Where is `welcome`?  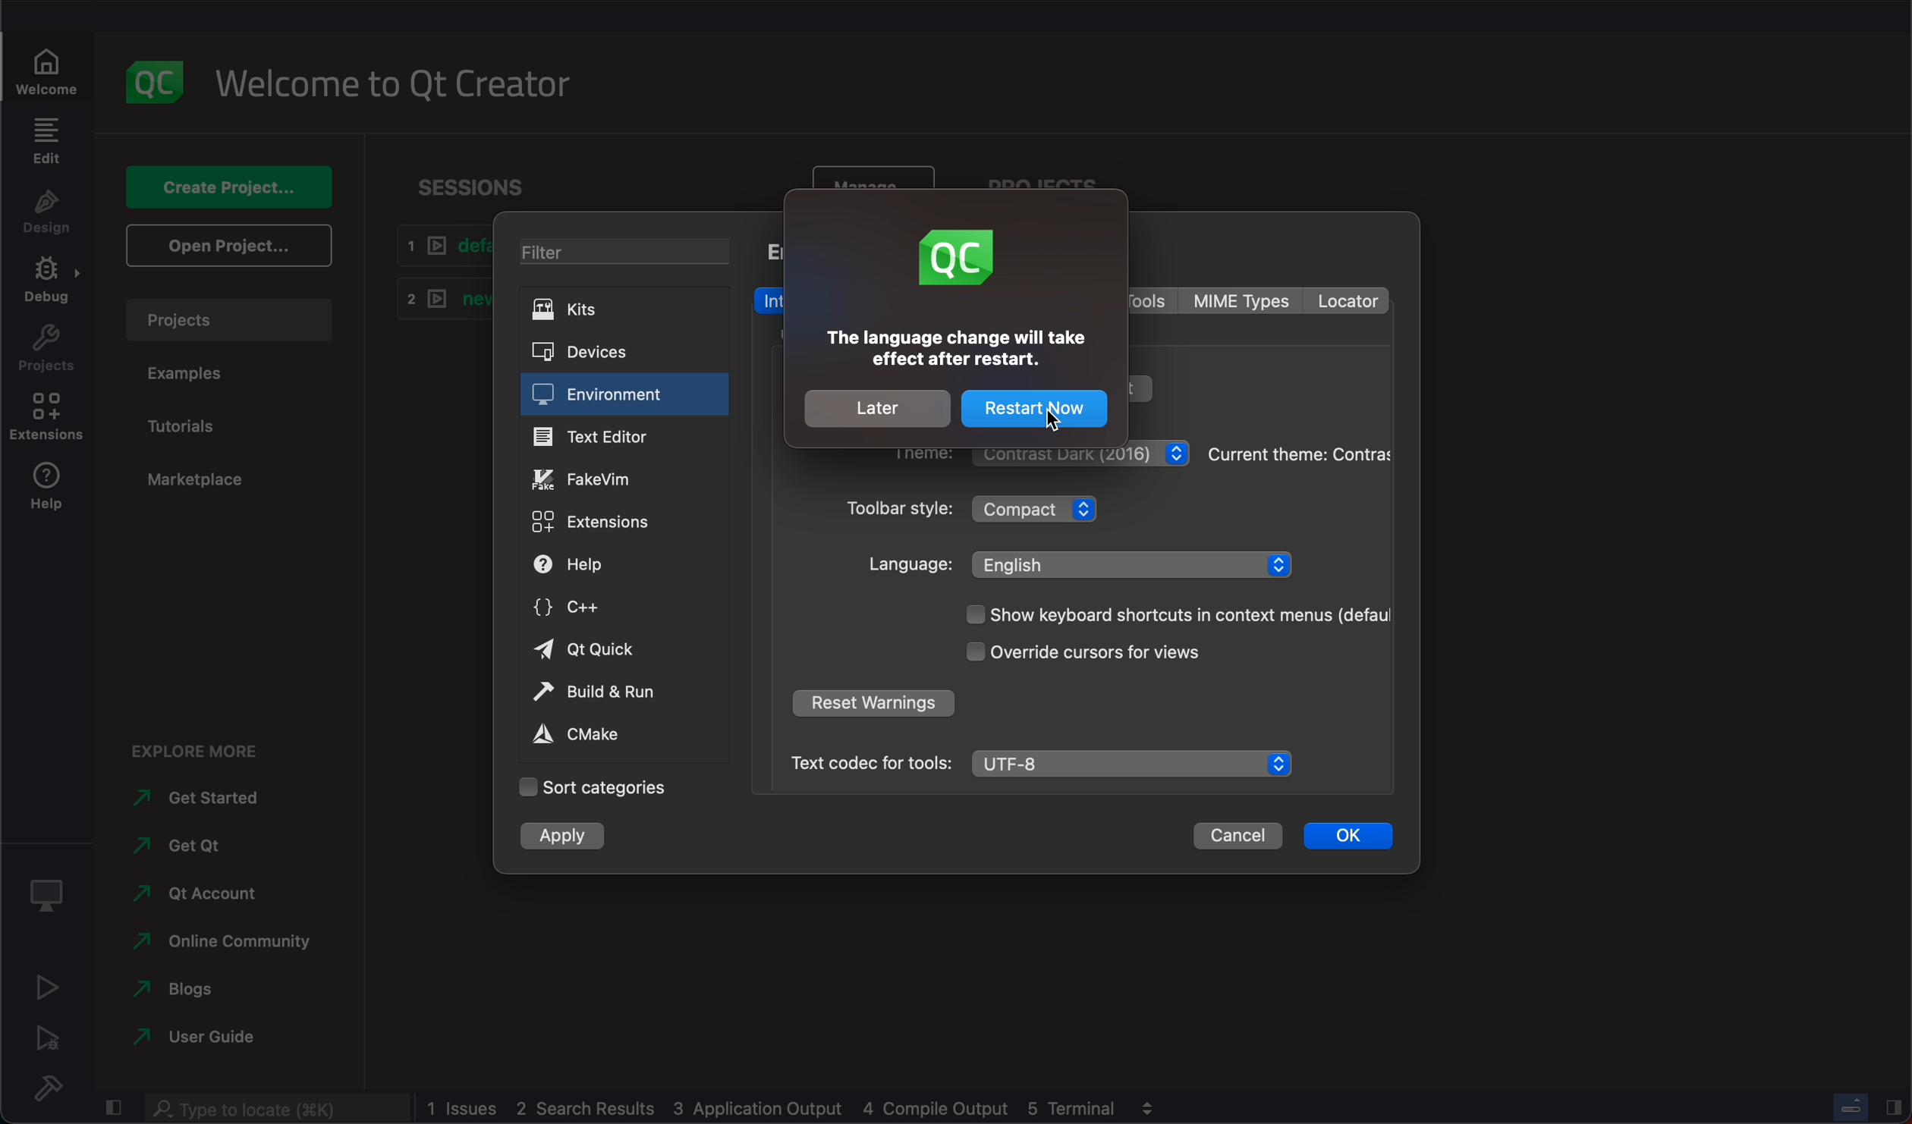
welcome is located at coordinates (49, 70).